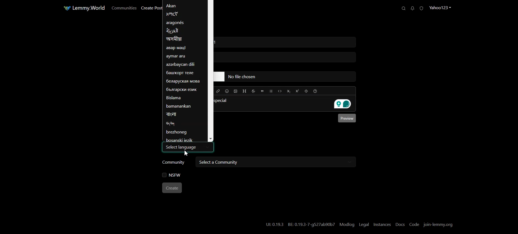  Describe the element at coordinates (315, 91) in the screenshot. I see `Formatting help` at that location.